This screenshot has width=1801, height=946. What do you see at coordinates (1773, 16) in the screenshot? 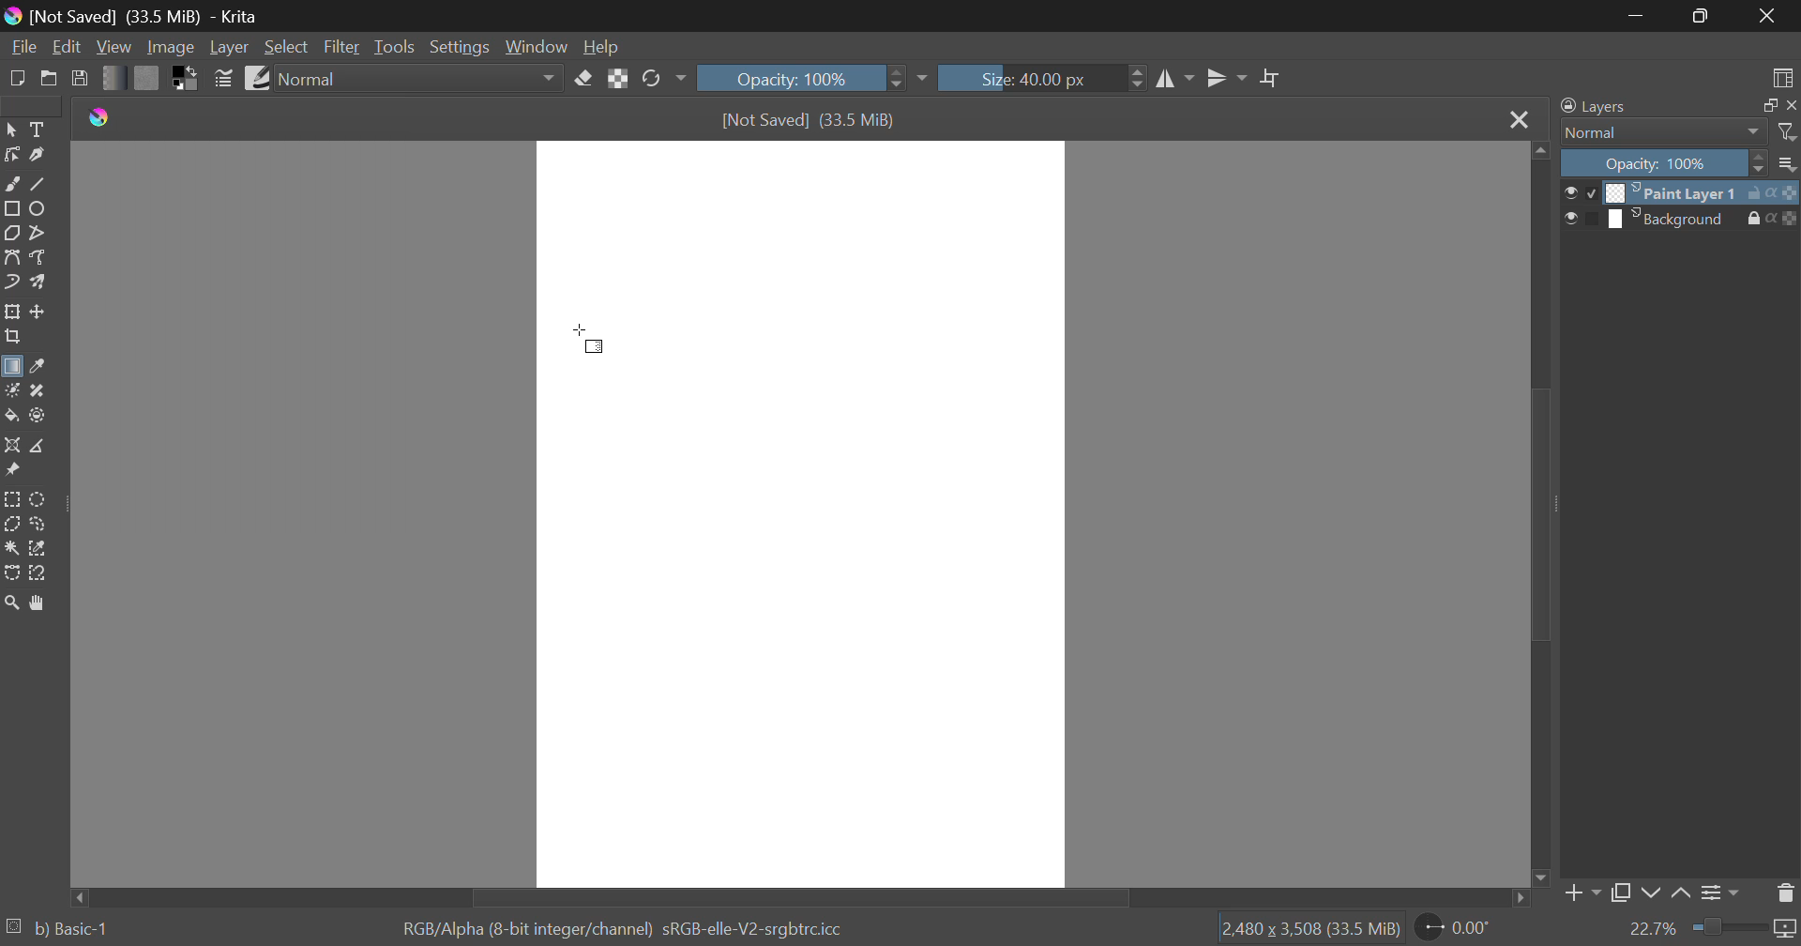
I see `Close` at bounding box center [1773, 16].